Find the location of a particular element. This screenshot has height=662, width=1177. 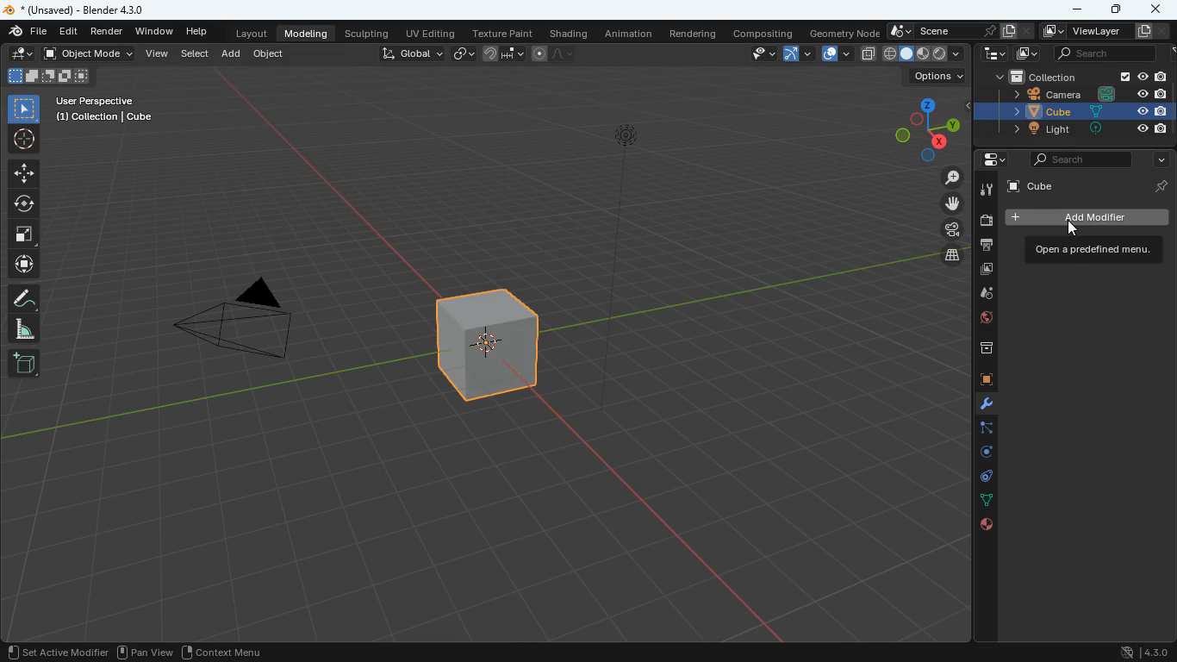

modifiers is located at coordinates (983, 407).